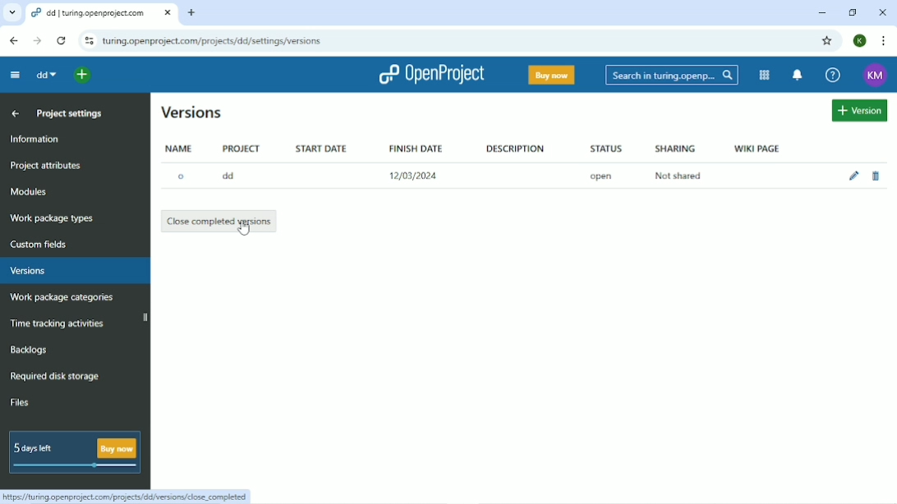 The width and height of the screenshot is (897, 504). Describe the element at coordinates (213, 42) in the screenshot. I see `Site` at that location.